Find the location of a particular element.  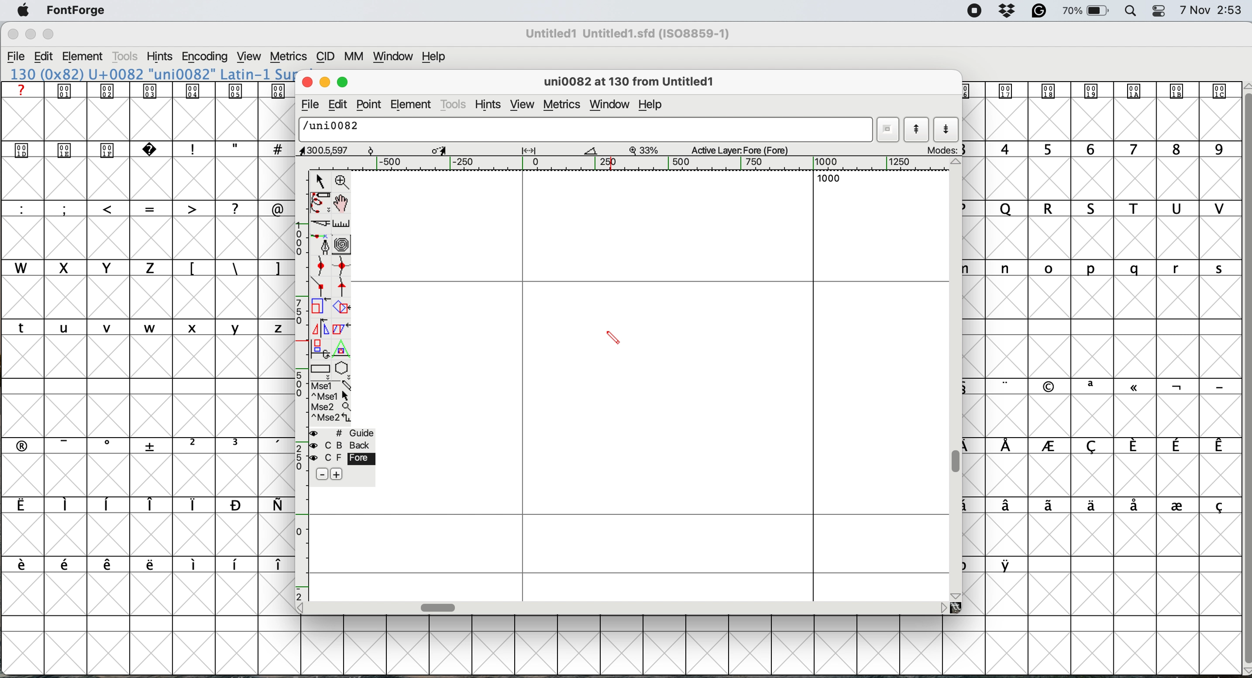

screen recorder is located at coordinates (974, 12).